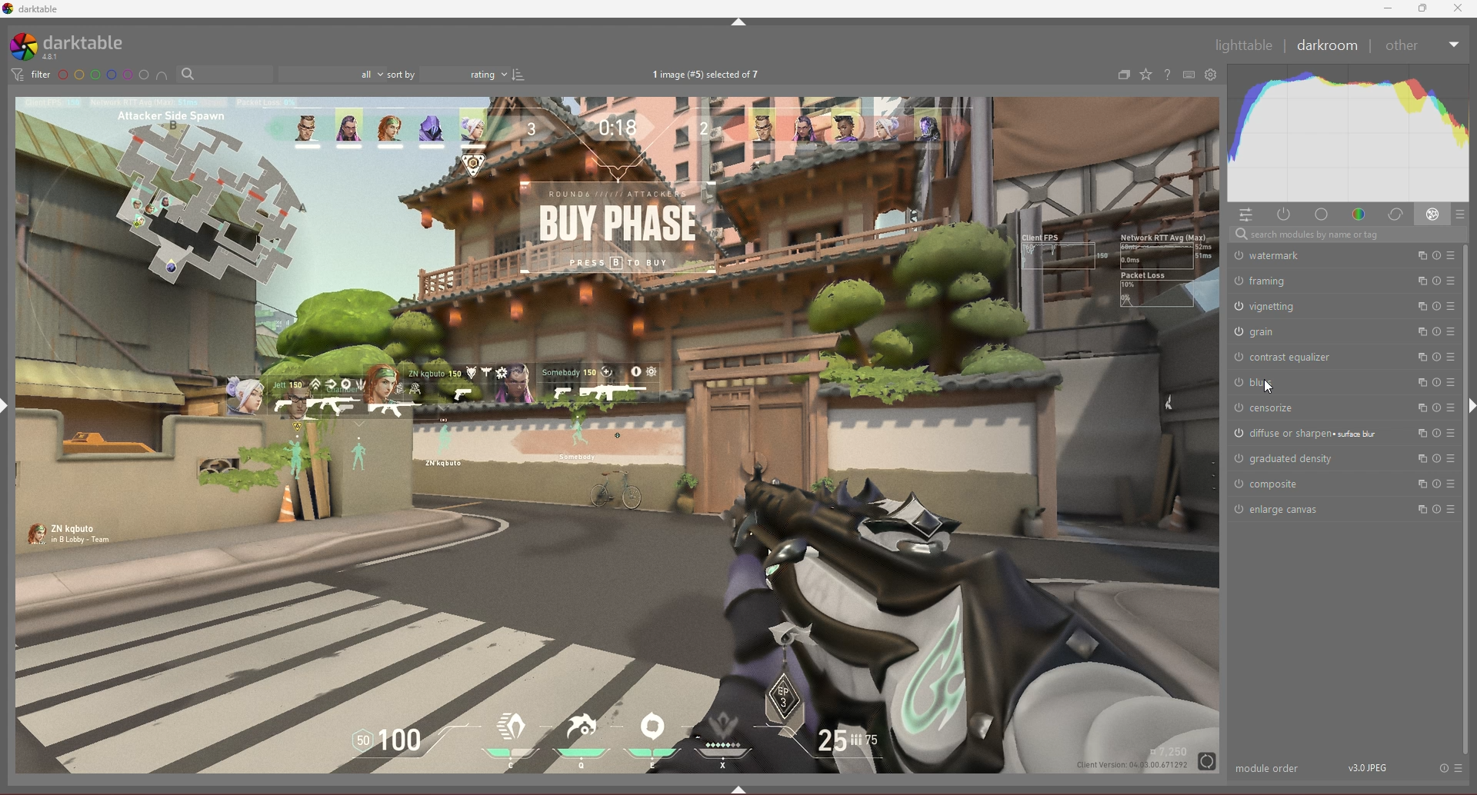  Describe the element at coordinates (1451, 407) in the screenshot. I see `presets` at that location.